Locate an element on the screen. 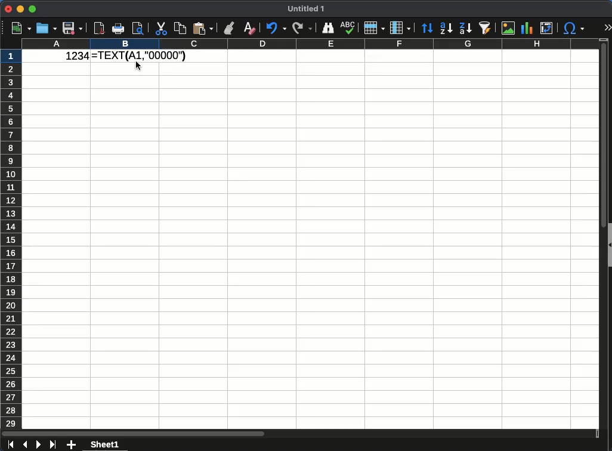 This screenshot has width=612, height=451. special characters is located at coordinates (572, 28).